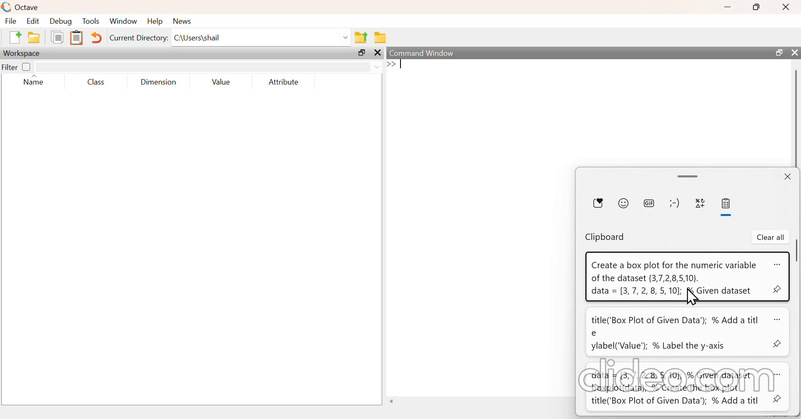  What do you see at coordinates (687, 176) in the screenshot?
I see `expand/drag` at bounding box center [687, 176].